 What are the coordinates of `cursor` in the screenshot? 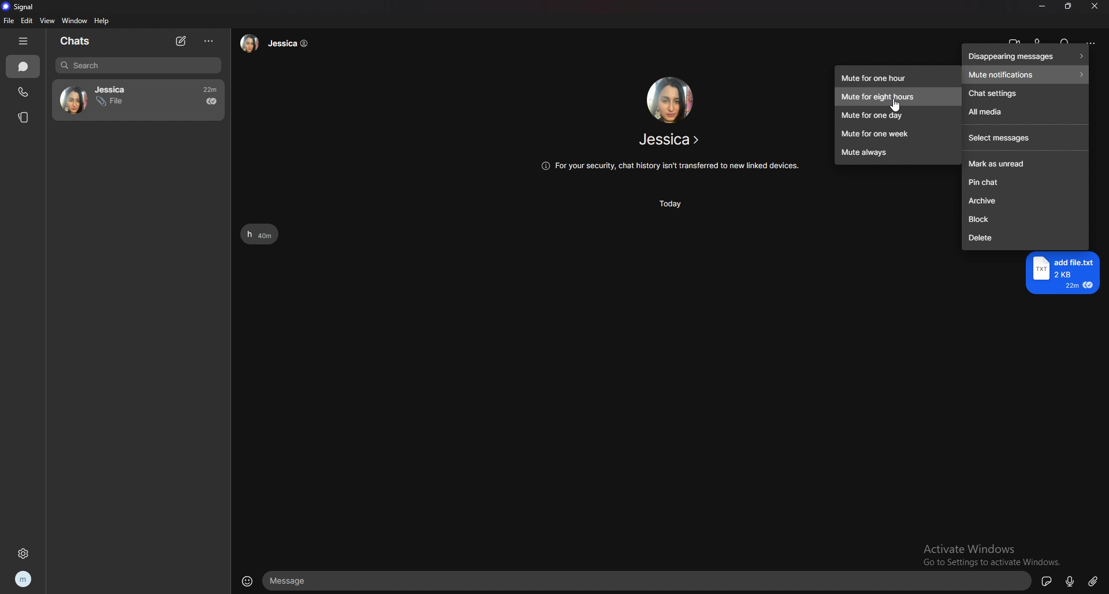 It's located at (896, 106).